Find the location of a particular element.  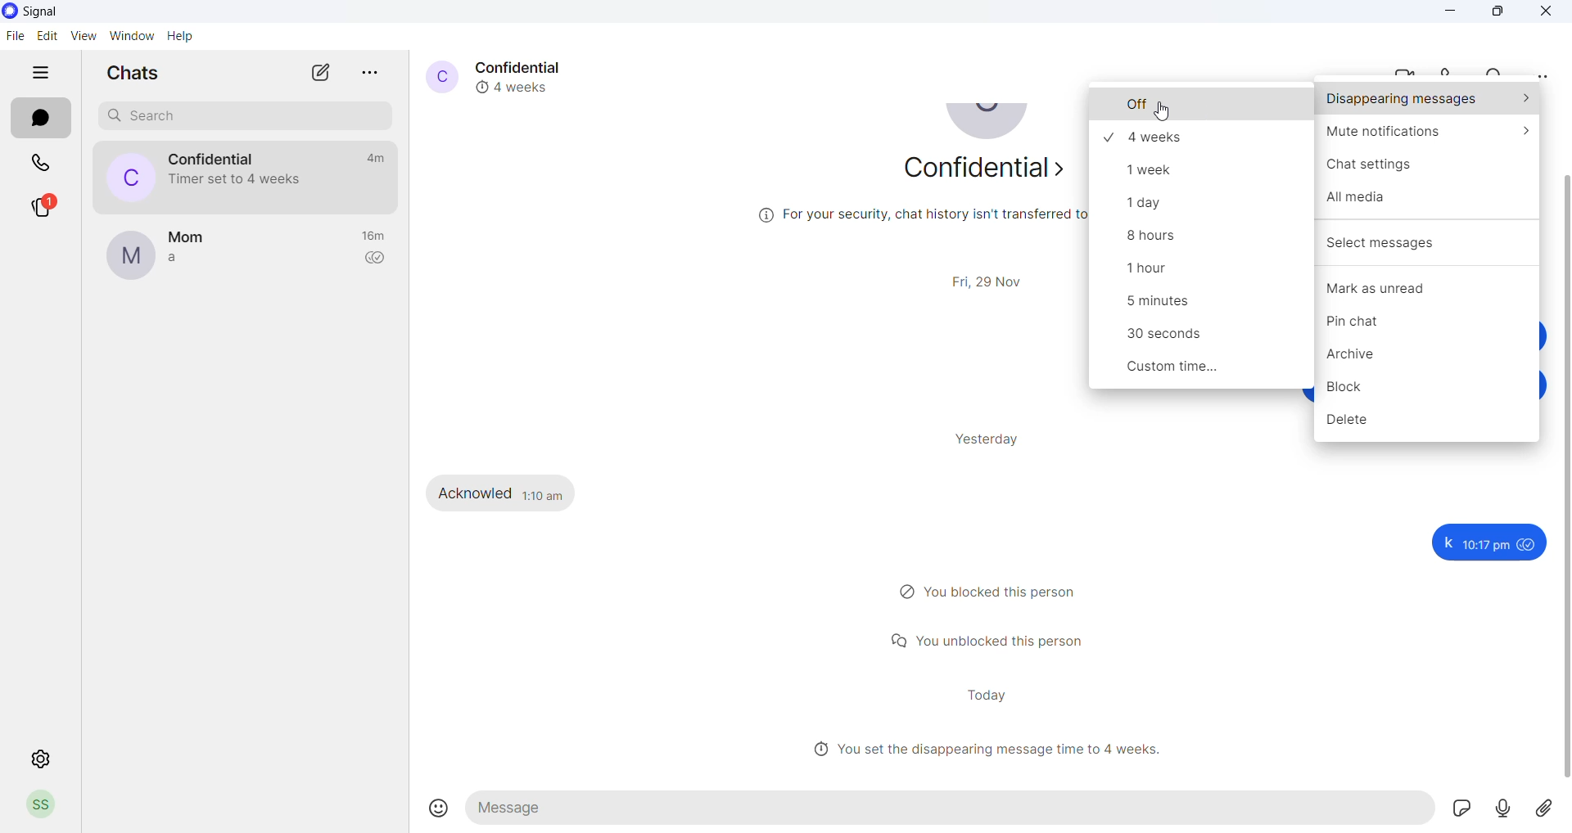

blocked heading is located at coordinates (996, 592).